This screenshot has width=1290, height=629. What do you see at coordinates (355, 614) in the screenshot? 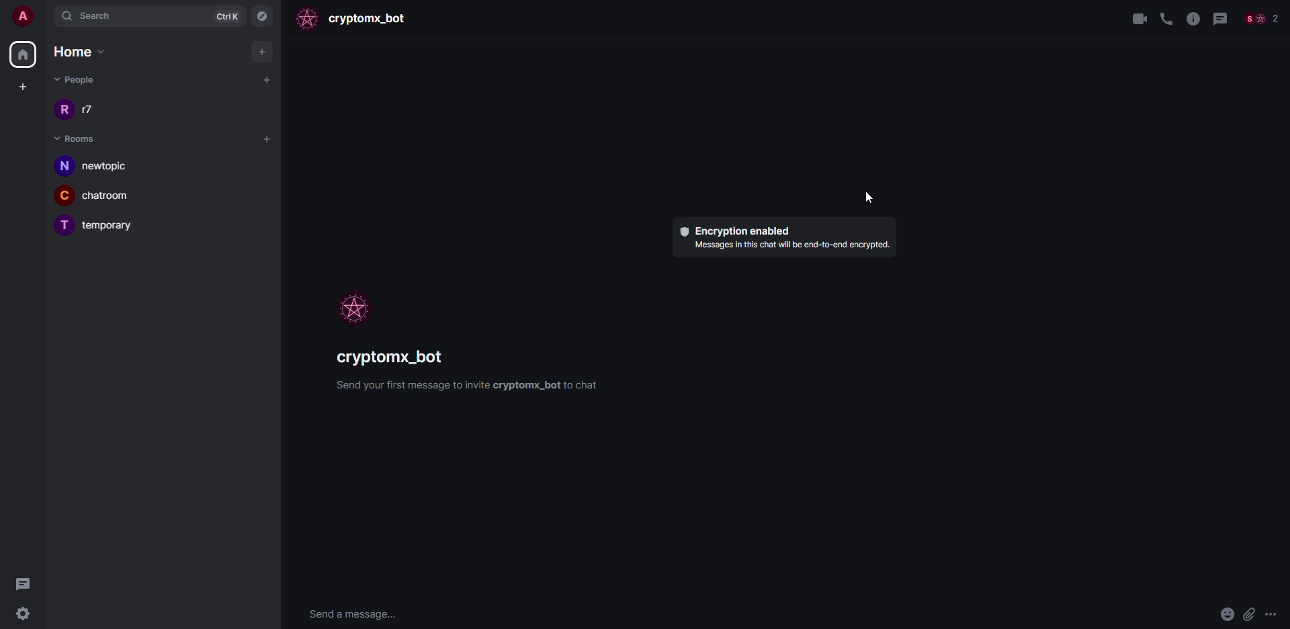
I see `send message` at bounding box center [355, 614].